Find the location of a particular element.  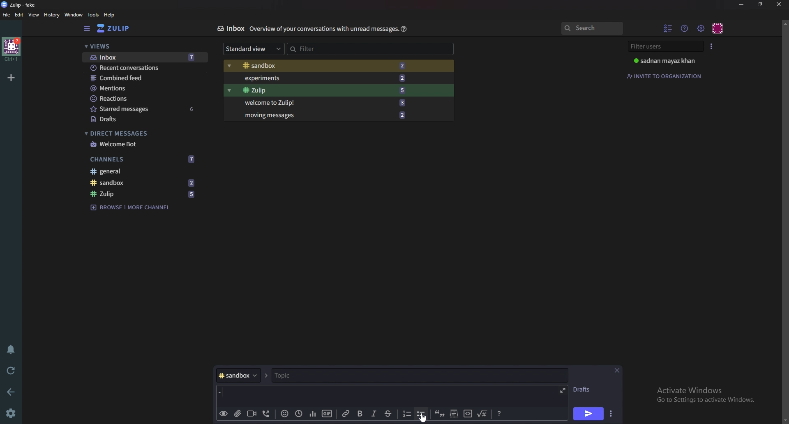

search is located at coordinates (591, 28).